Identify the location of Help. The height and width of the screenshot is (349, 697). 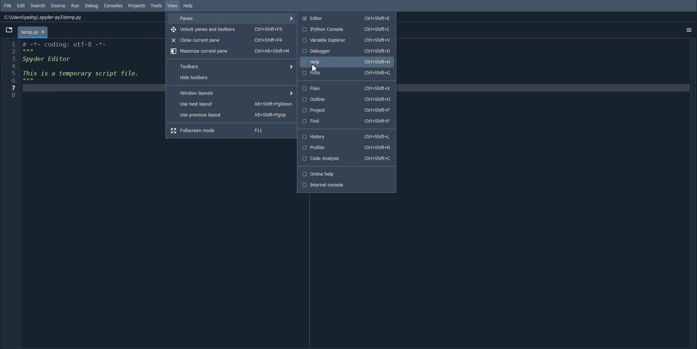
(188, 5).